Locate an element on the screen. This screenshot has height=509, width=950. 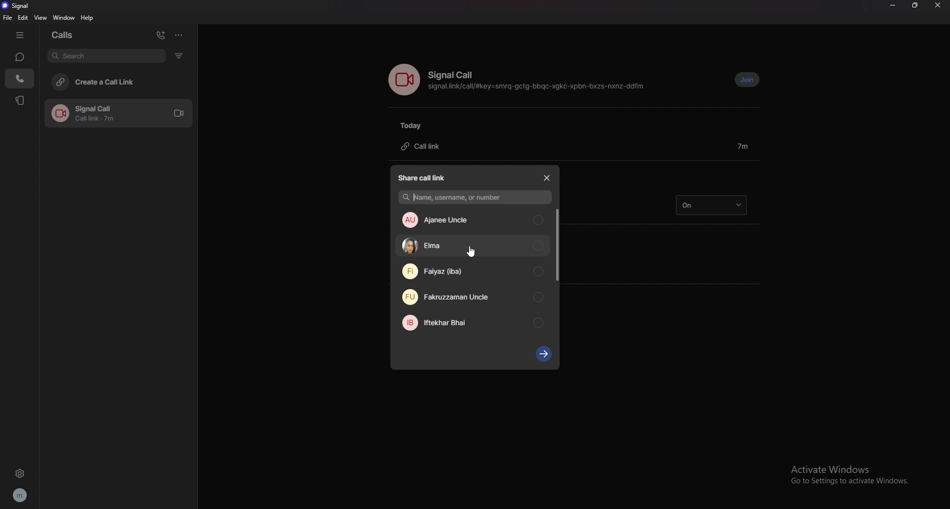
calls is located at coordinates (20, 78).